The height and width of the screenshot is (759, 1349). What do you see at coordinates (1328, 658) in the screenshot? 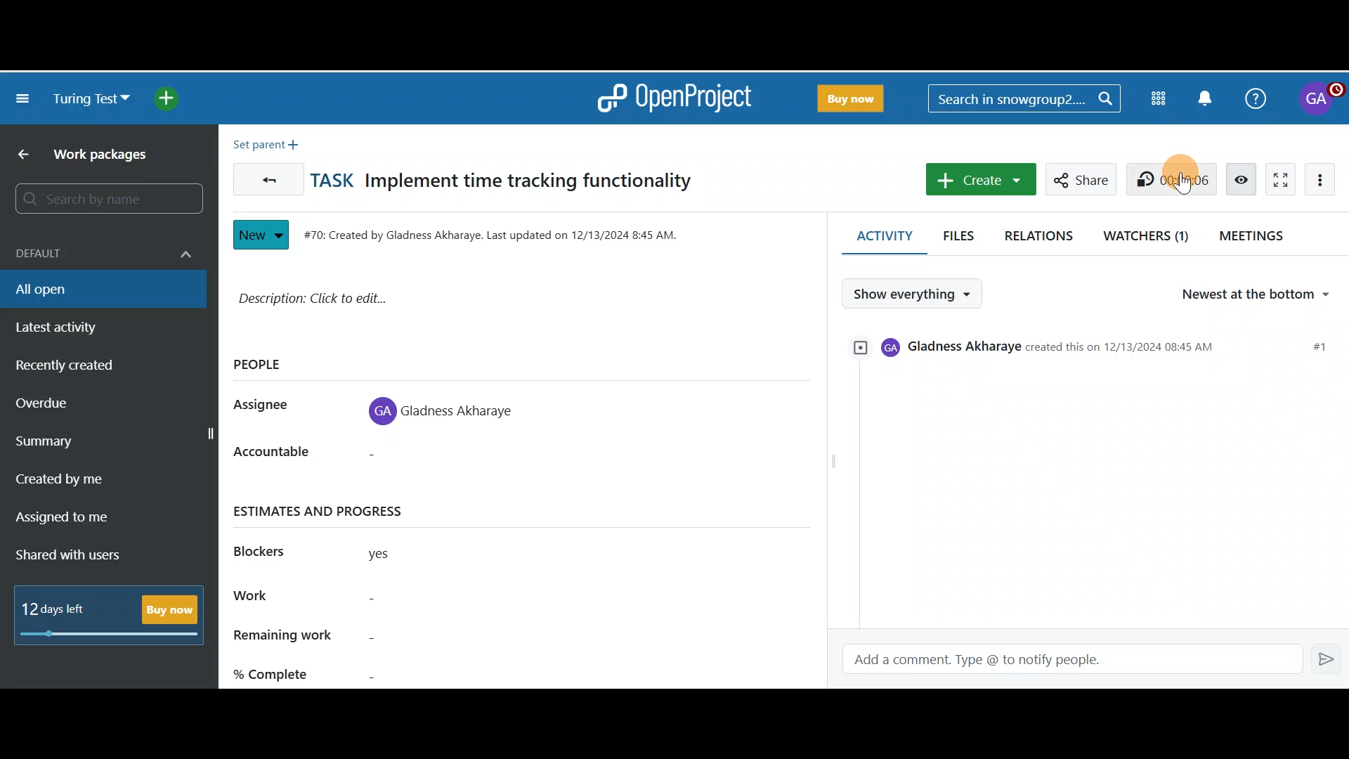
I see `Enter` at bounding box center [1328, 658].